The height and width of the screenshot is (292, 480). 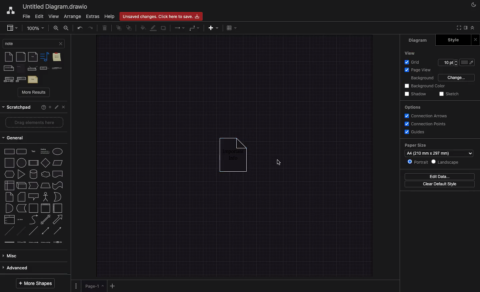 What do you see at coordinates (58, 244) in the screenshot?
I see `connector with symbol` at bounding box center [58, 244].